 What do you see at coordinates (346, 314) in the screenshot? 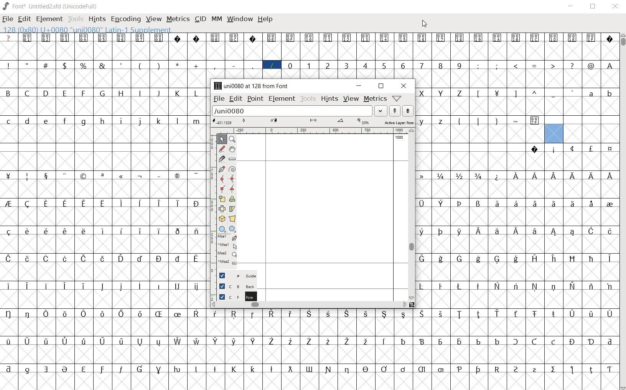
I see `glyph` at bounding box center [346, 314].